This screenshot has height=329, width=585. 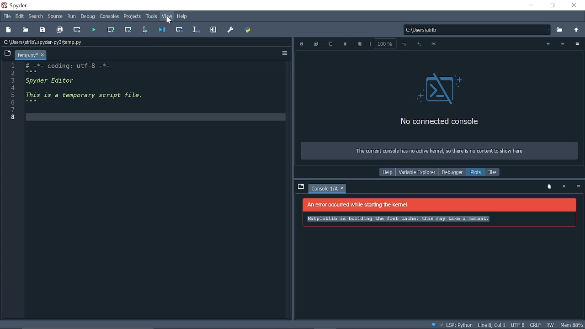 I want to click on Save all plot , so click(x=316, y=44).